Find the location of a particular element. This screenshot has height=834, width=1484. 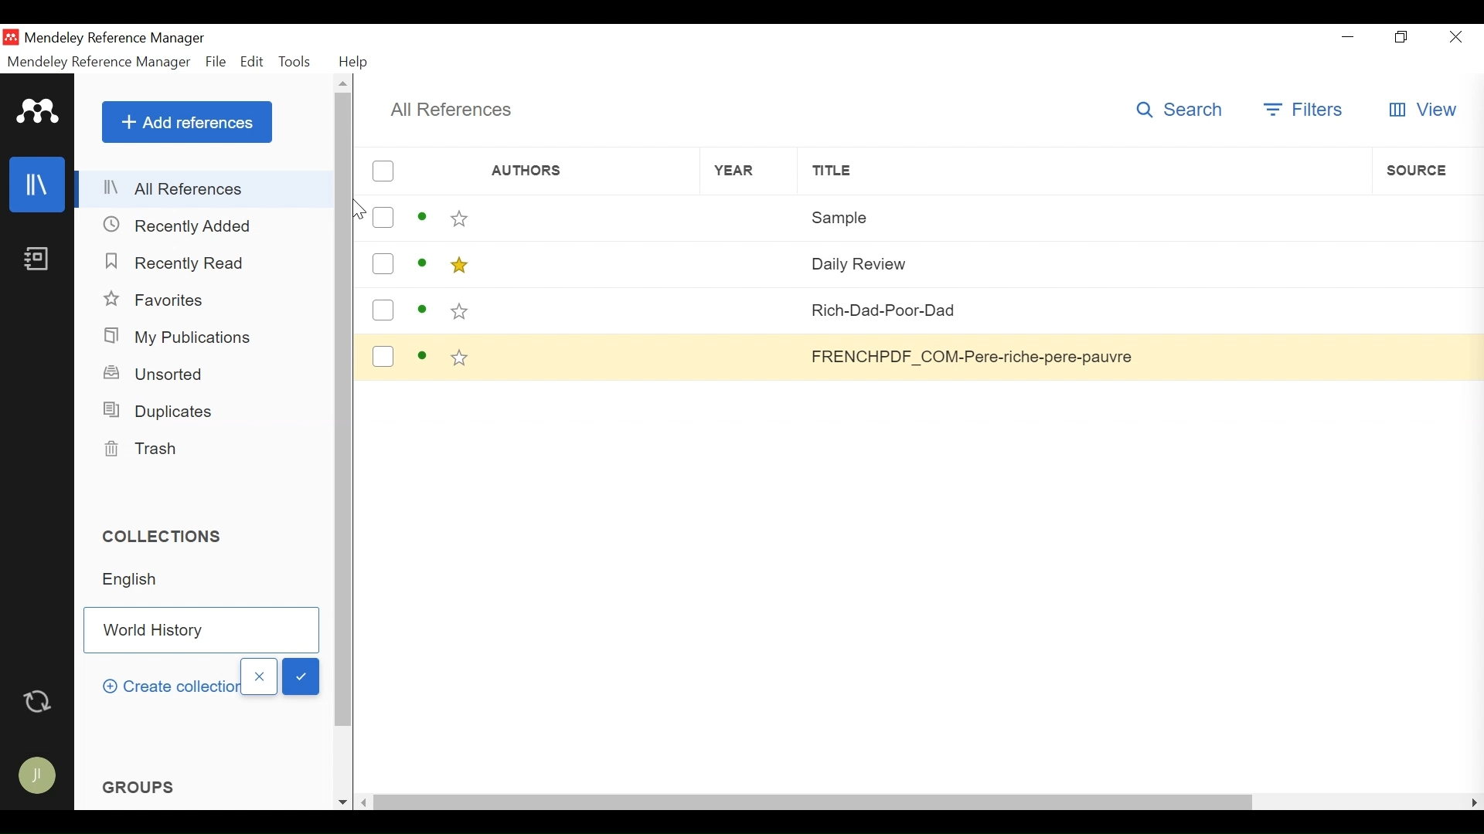

Scroll Right is located at coordinates (1475, 802).